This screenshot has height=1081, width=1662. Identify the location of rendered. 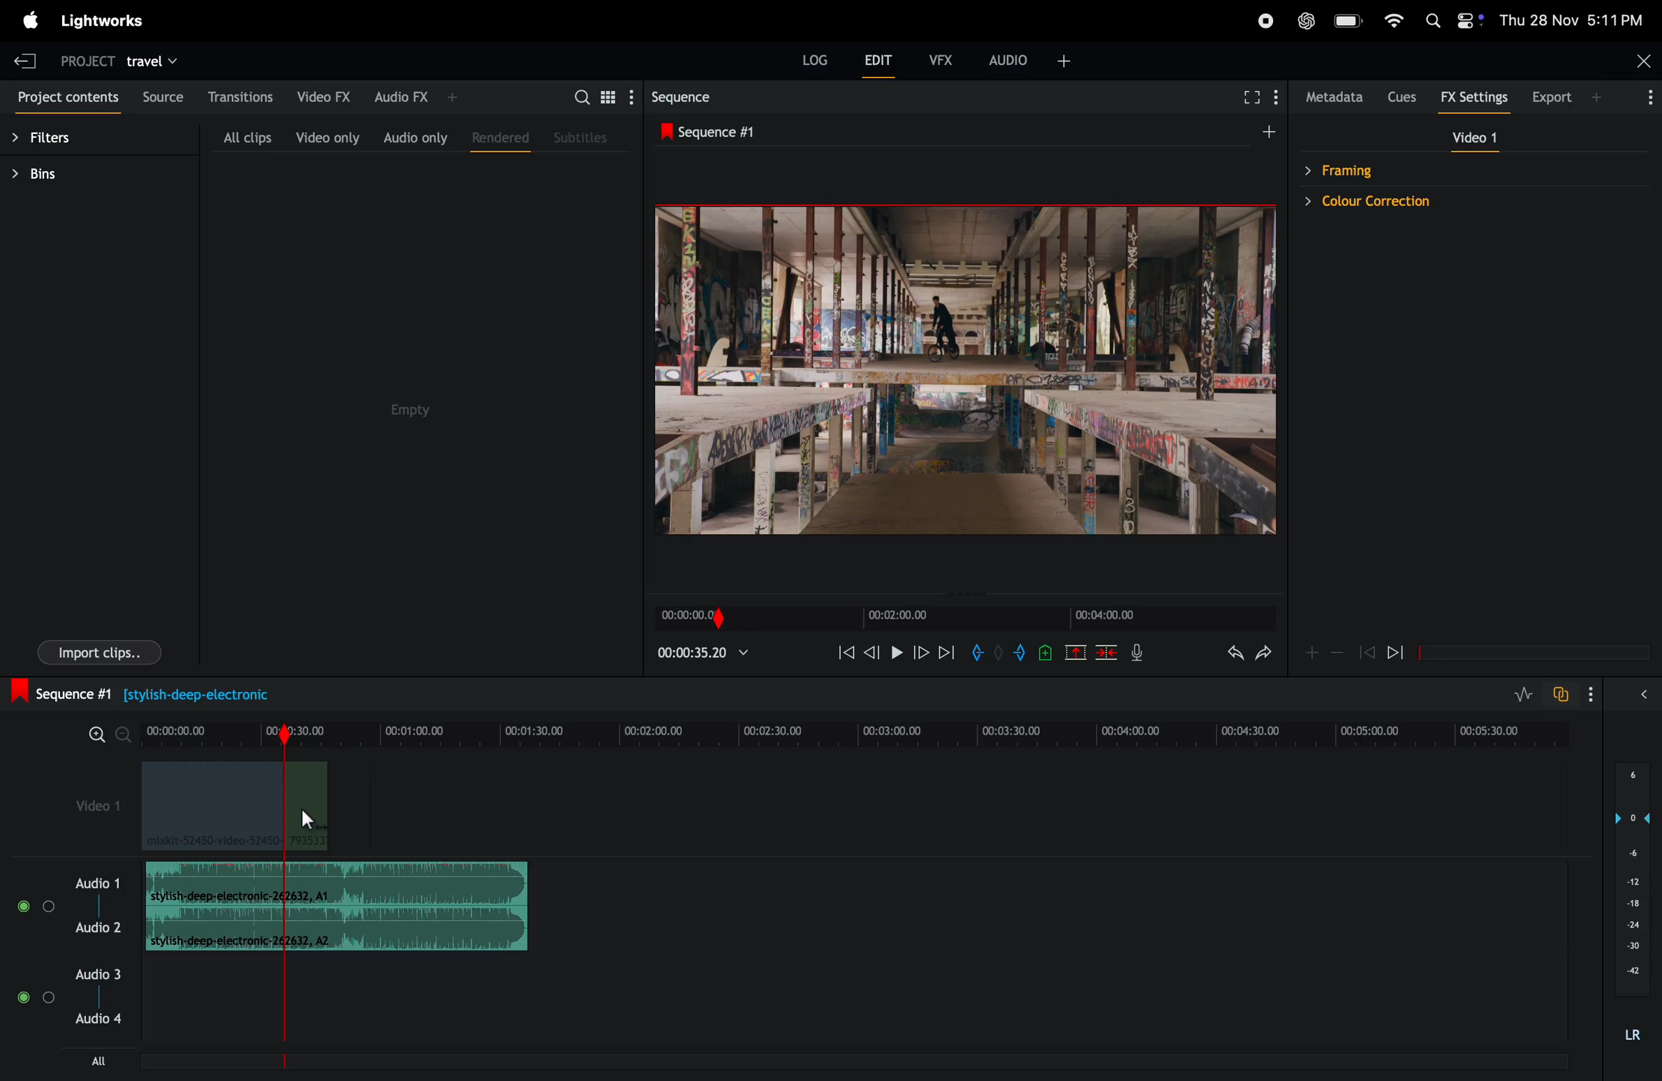
(497, 138).